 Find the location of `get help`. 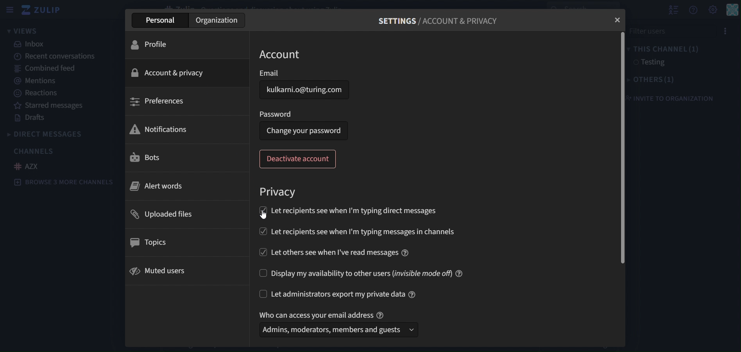

get help is located at coordinates (693, 10).